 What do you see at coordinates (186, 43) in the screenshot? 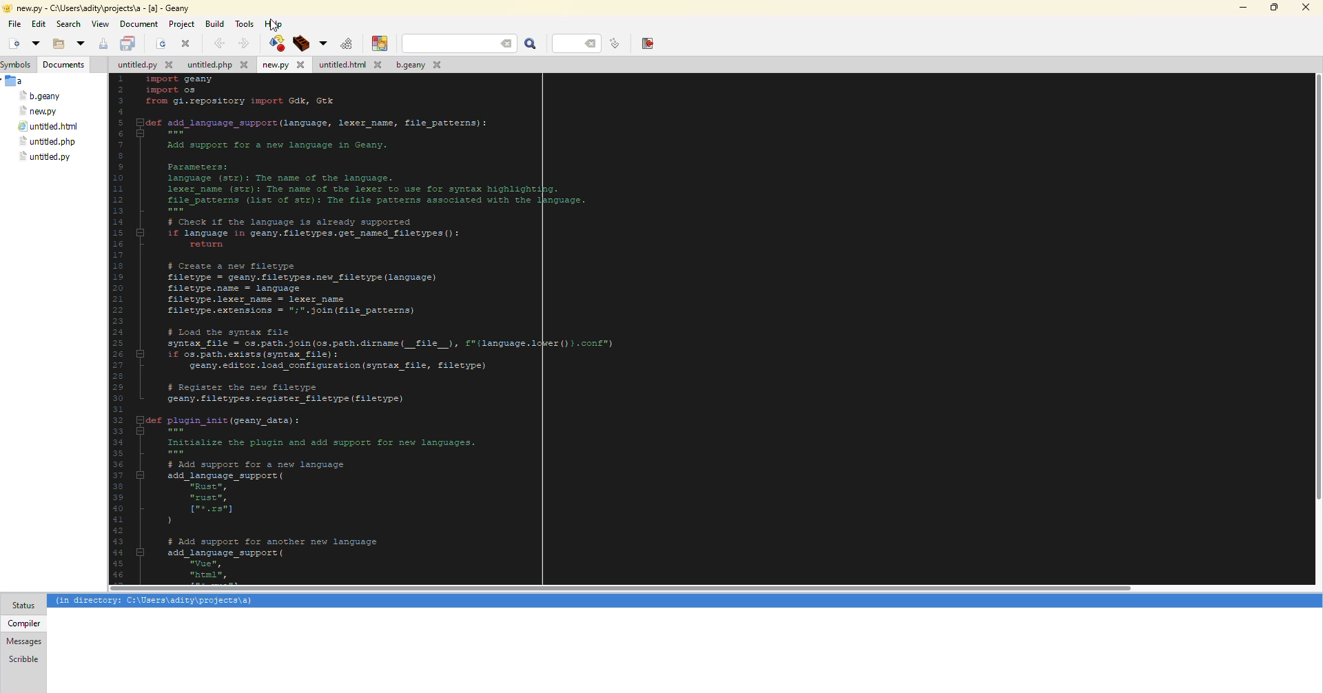
I see `close` at bounding box center [186, 43].